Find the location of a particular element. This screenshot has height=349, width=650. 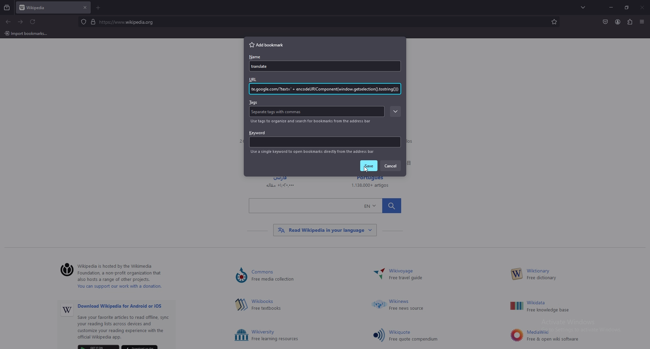

save to pocket is located at coordinates (605, 21).